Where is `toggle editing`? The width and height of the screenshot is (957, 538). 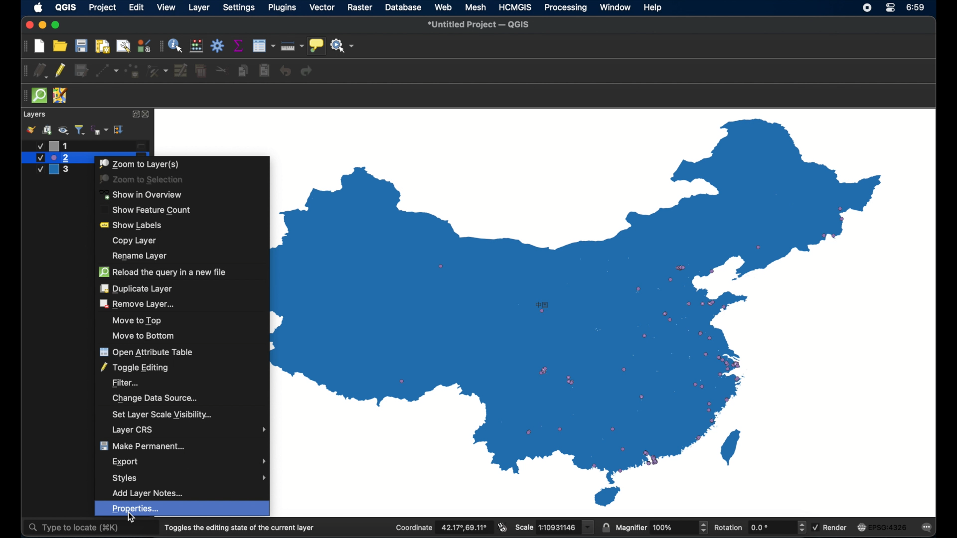
toggle editing is located at coordinates (60, 71).